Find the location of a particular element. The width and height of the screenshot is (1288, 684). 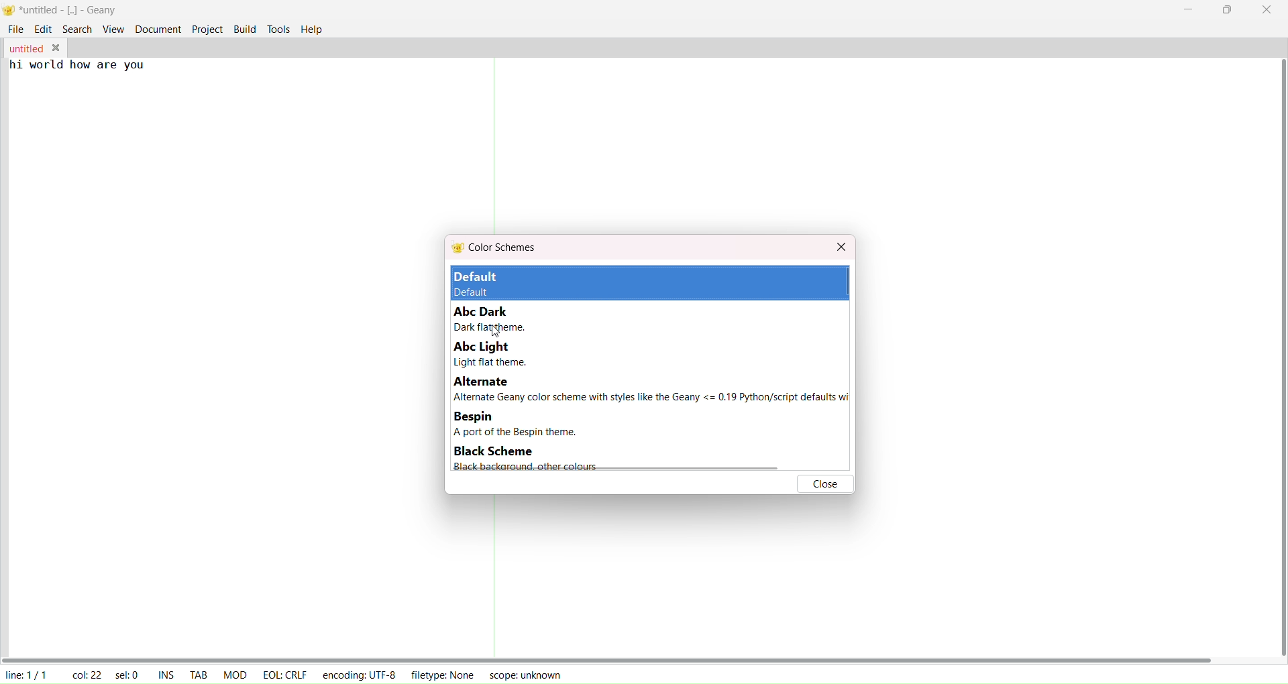

light flat theme is located at coordinates (490, 362).